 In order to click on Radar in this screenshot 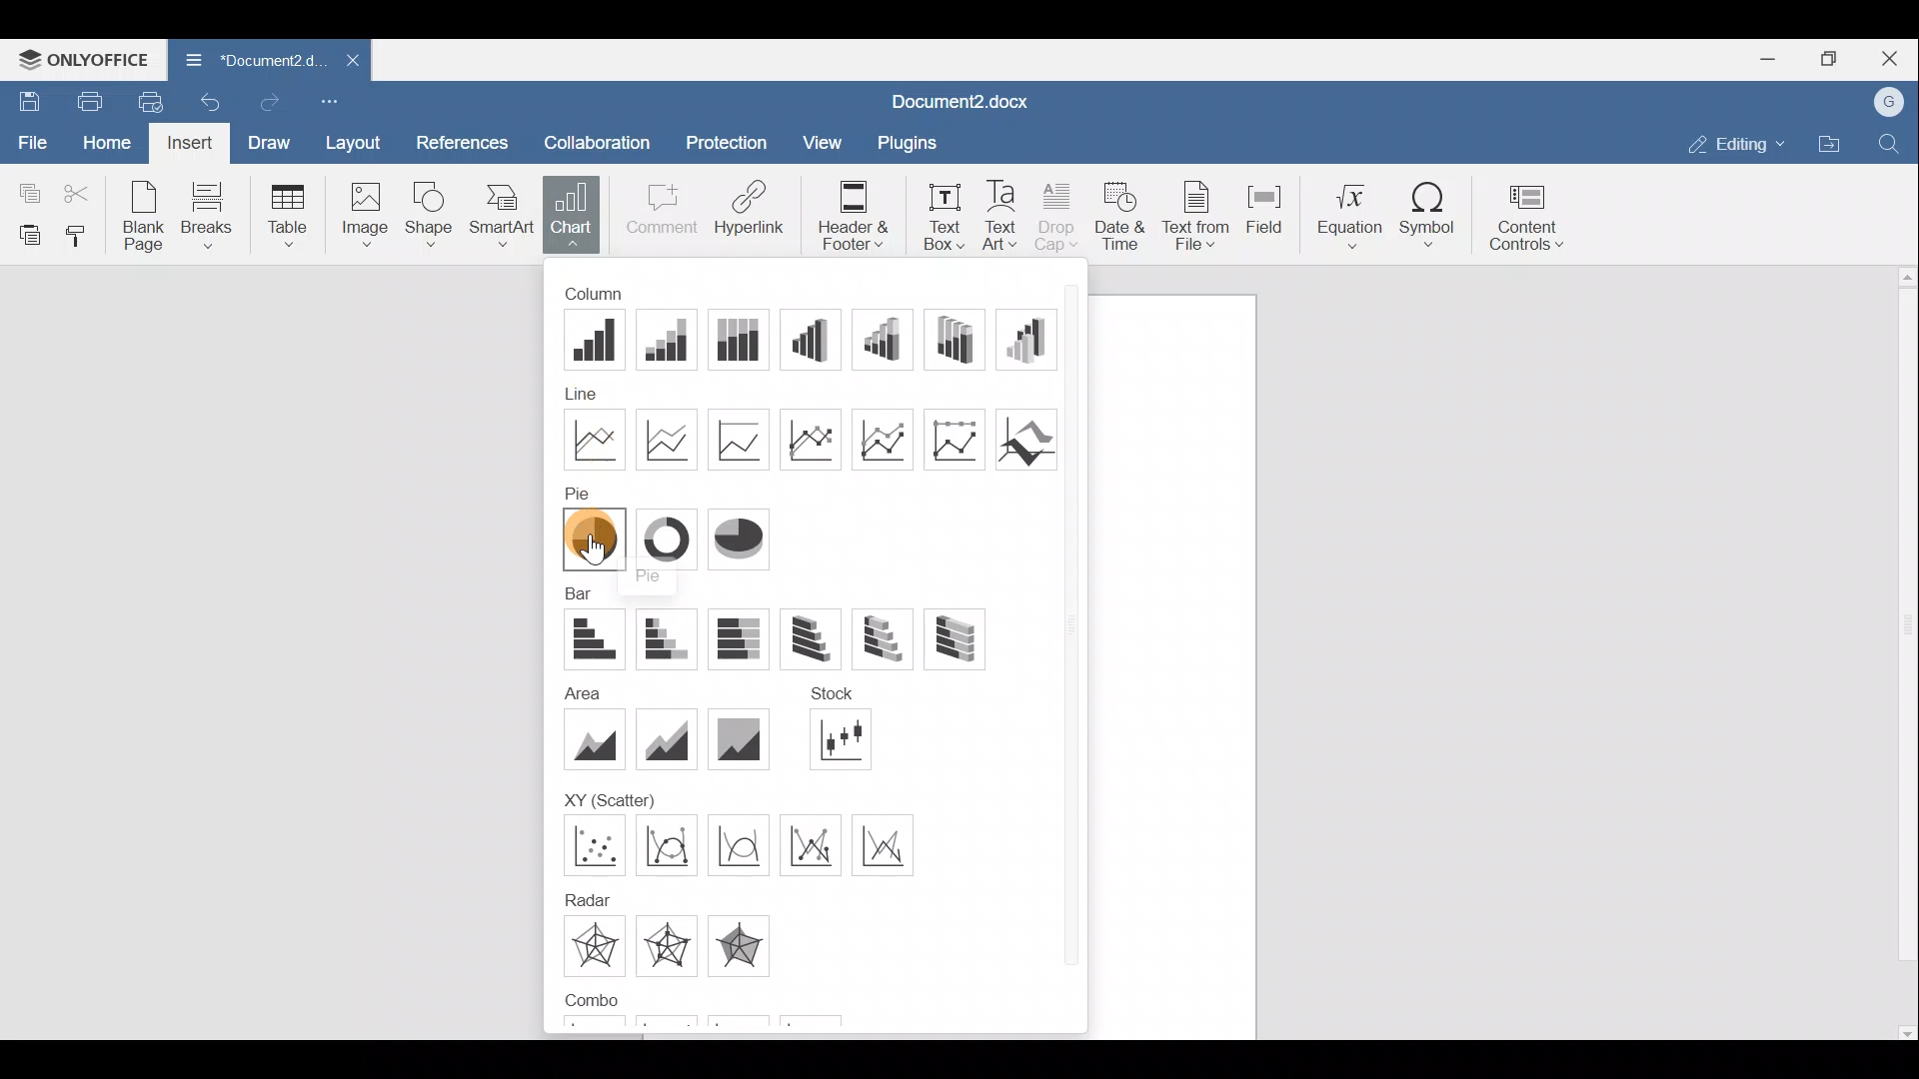, I will do `click(883, 842)`.